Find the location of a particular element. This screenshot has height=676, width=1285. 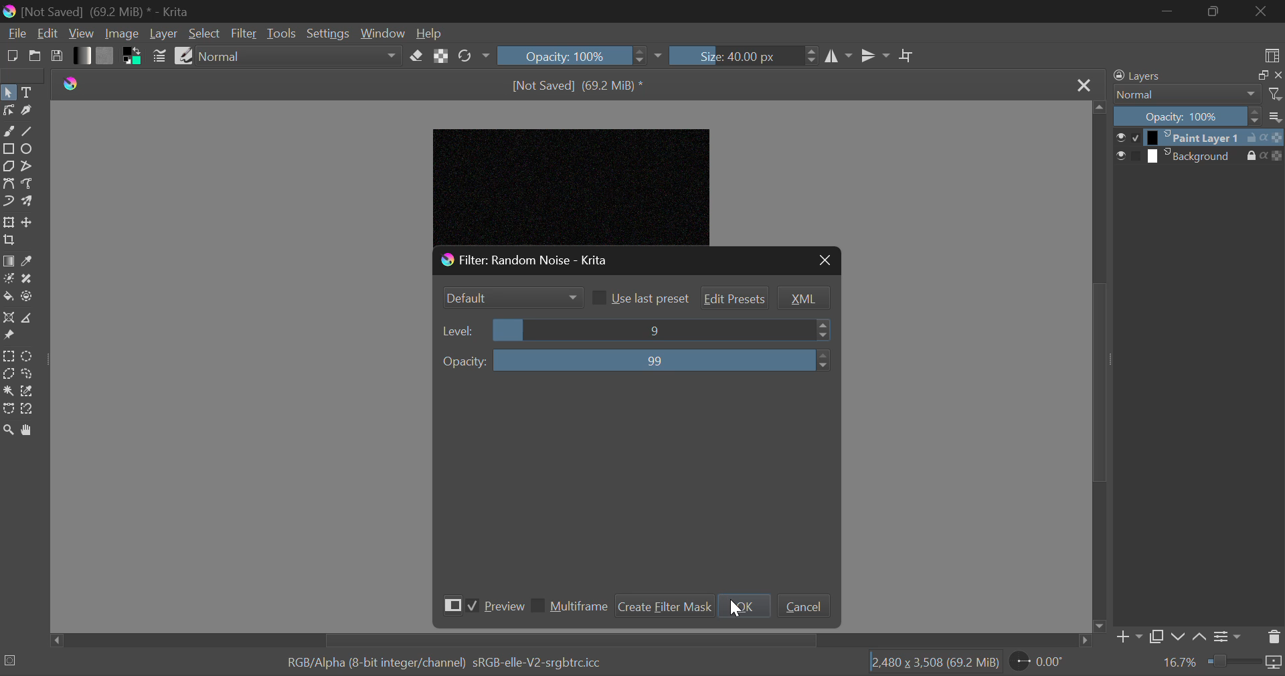

alpha is located at coordinates (1264, 137).